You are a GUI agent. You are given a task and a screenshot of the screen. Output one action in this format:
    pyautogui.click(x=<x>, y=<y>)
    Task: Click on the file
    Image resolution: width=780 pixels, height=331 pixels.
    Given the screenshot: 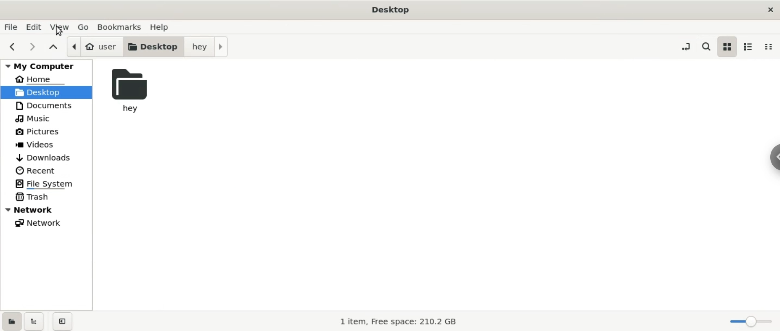 What is the action you would take?
    pyautogui.click(x=13, y=27)
    